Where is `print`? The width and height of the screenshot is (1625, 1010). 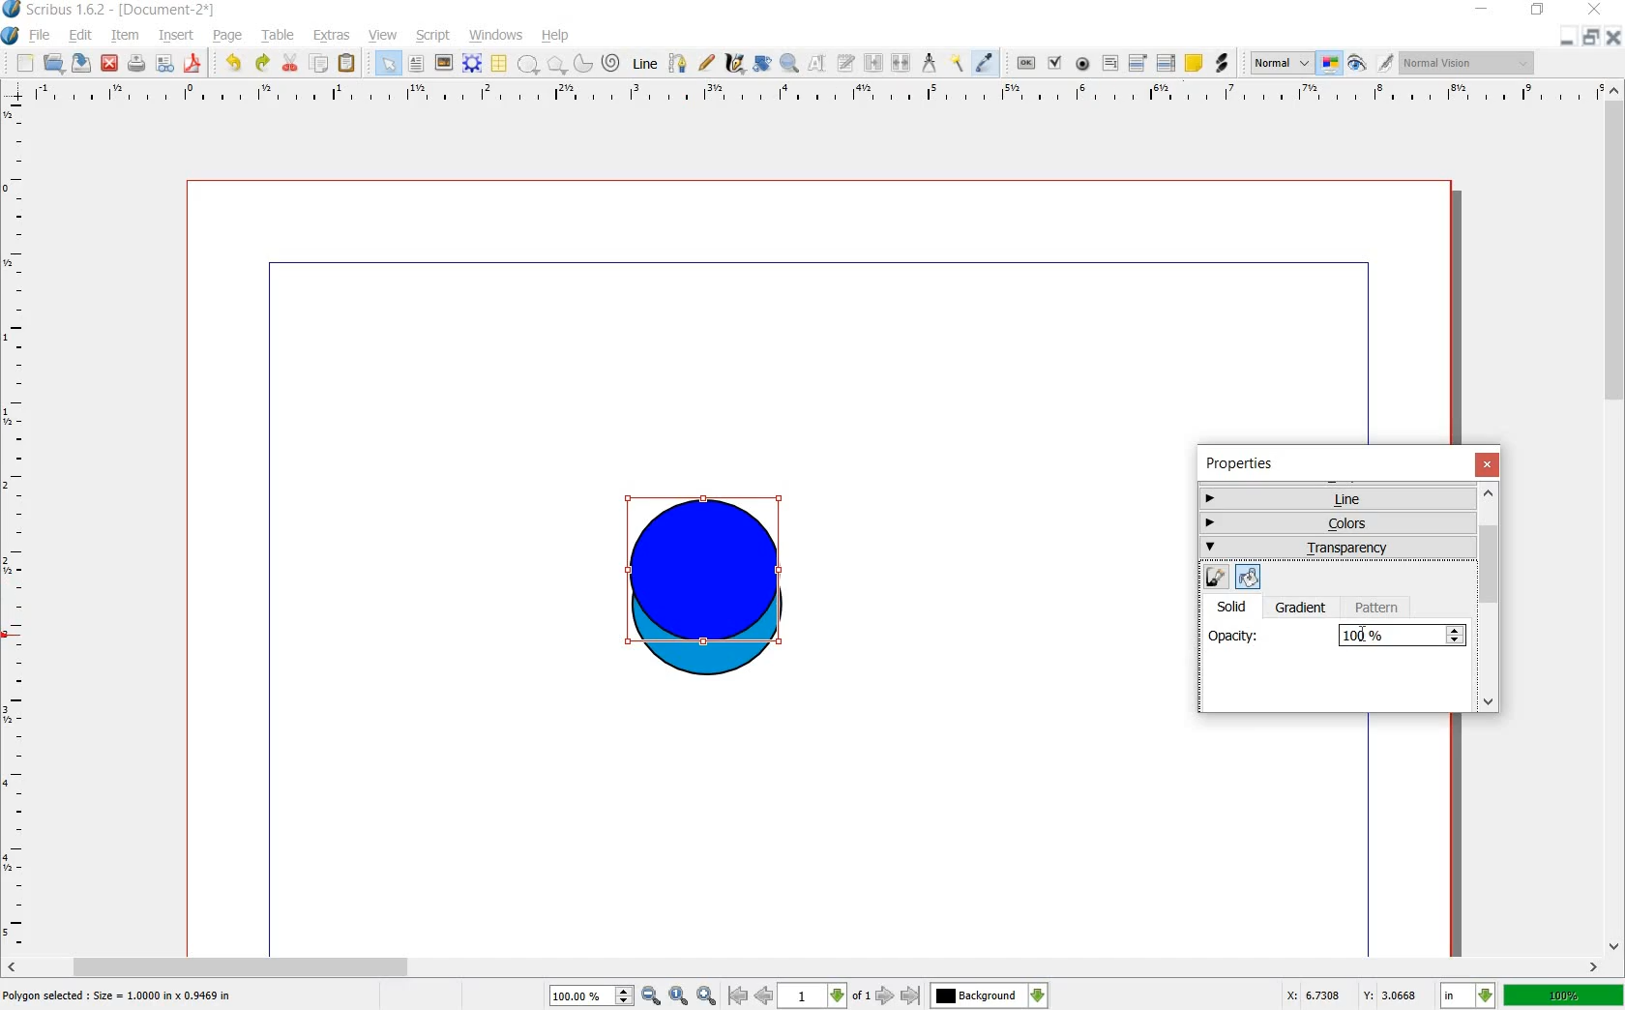 print is located at coordinates (137, 64).